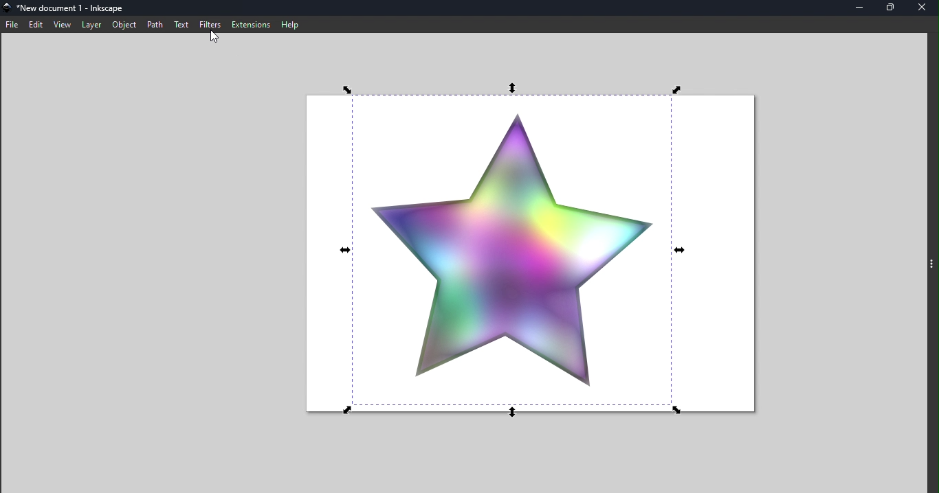  What do you see at coordinates (124, 25) in the screenshot?
I see `Object` at bounding box center [124, 25].